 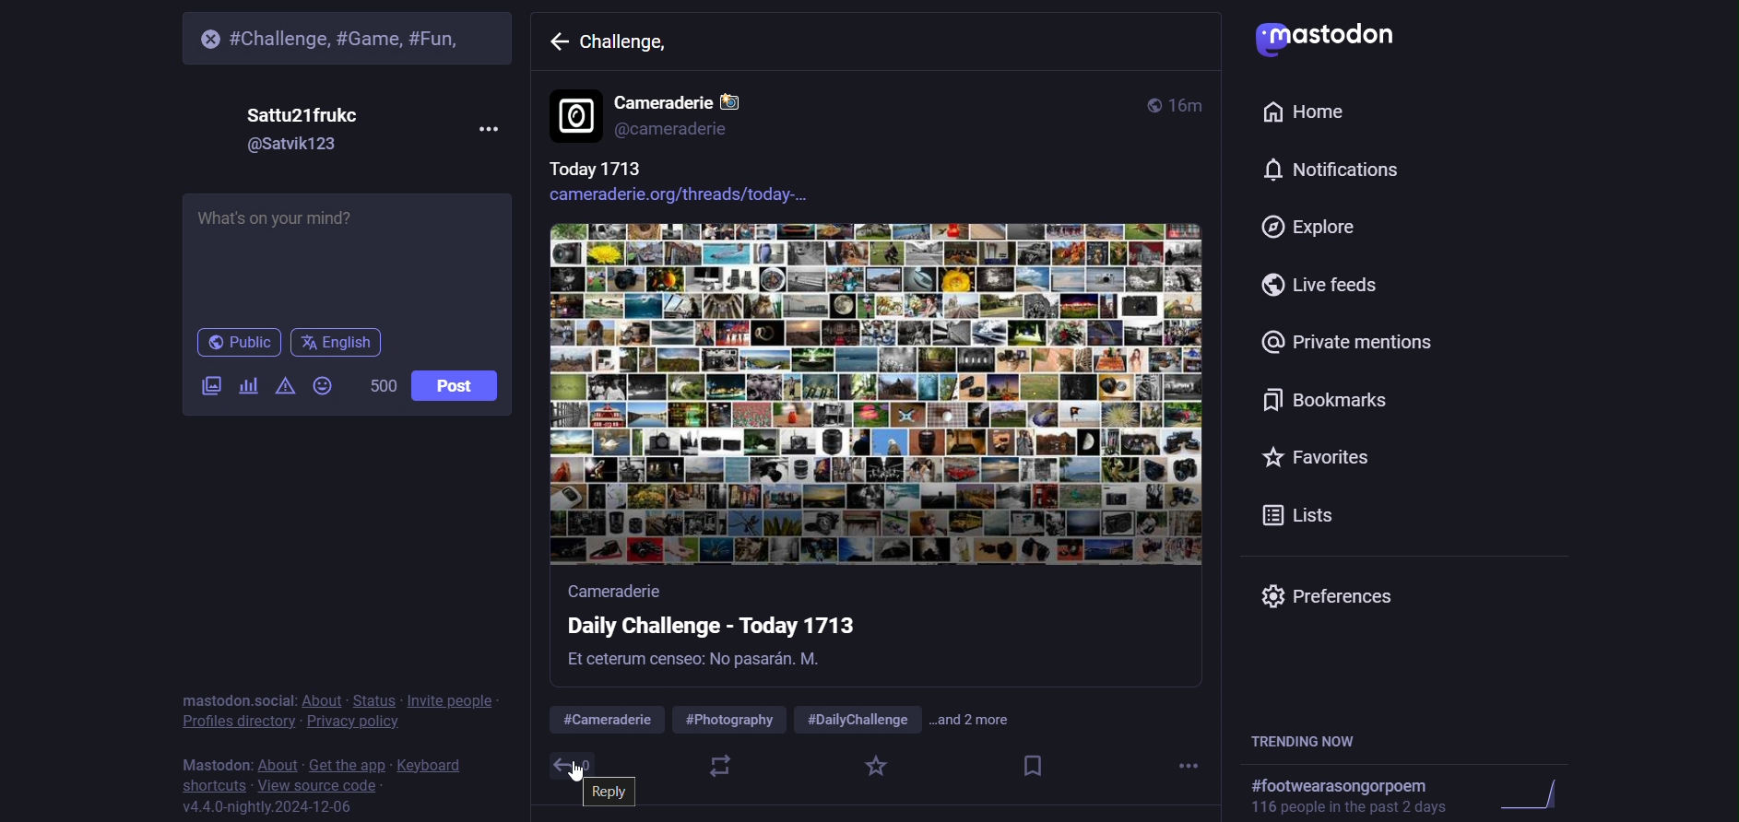 What do you see at coordinates (455, 386) in the screenshot?
I see `post` at bounding box center [455, 386].